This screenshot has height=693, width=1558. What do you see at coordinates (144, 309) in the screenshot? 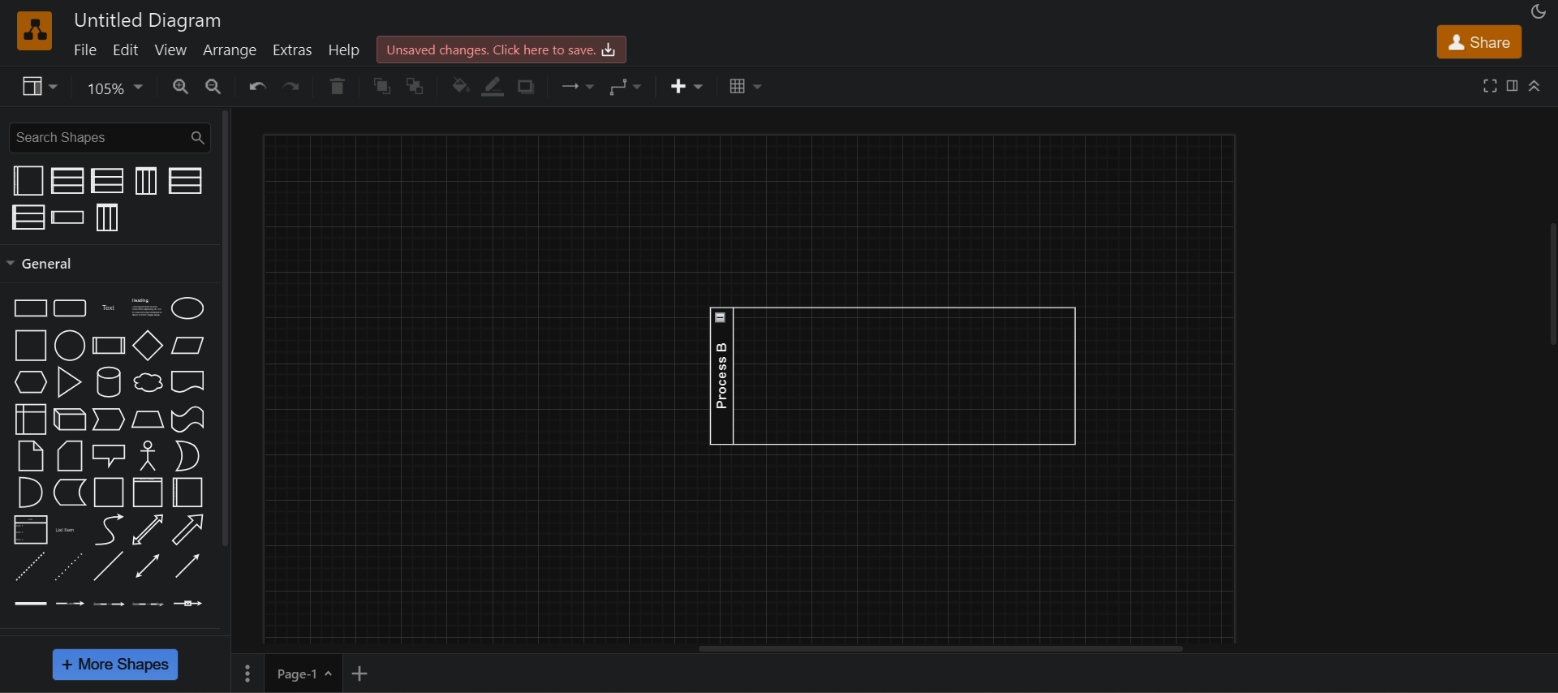
I see `heading text box` at bounding box center [144, 309].